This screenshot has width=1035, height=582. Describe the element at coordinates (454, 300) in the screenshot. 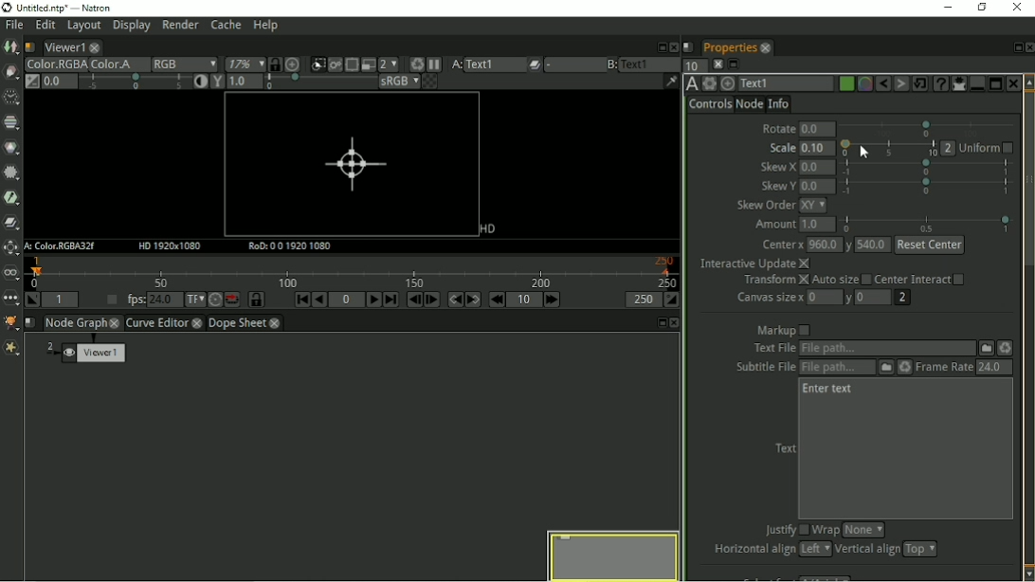

I see `Previous keyframe` at that location.